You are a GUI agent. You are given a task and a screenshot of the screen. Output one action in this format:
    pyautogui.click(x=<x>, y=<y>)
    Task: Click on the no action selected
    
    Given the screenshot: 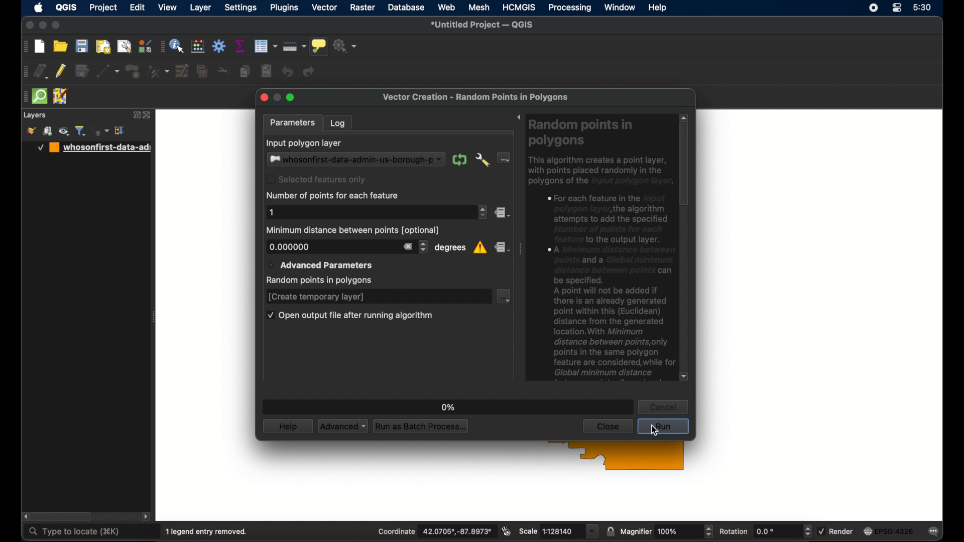 What is the action you would take?
    pyautogui.click(x=345, y=46)
    